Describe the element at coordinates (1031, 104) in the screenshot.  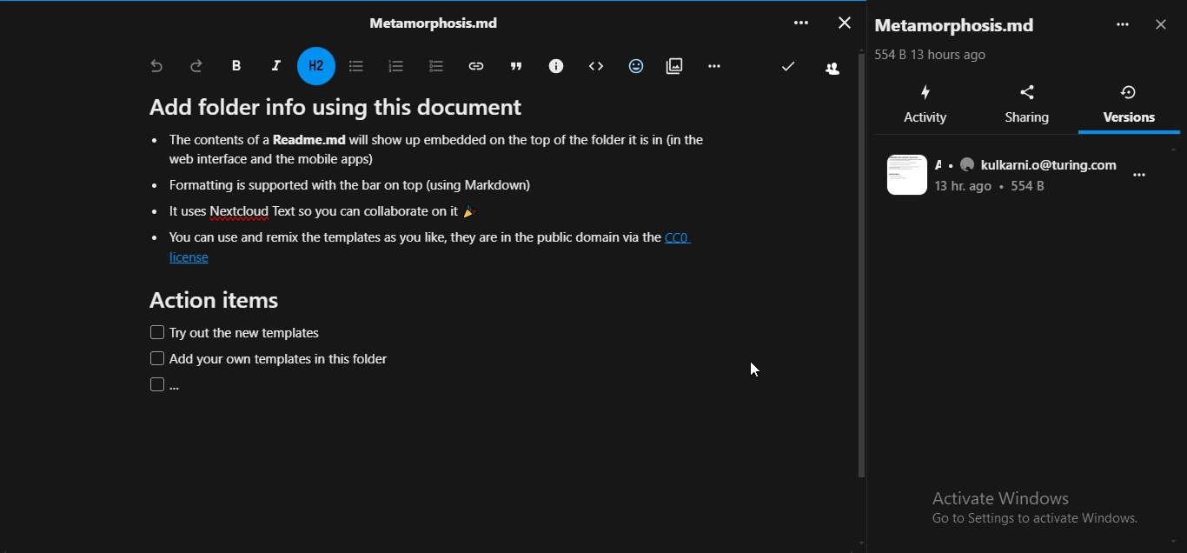
I see `sharing` at that location.